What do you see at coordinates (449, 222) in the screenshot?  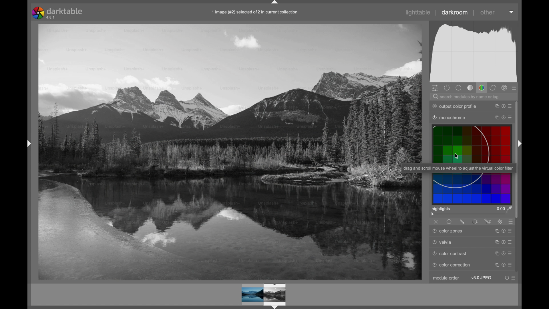 I see `uniformly` at bounding box center [449, 222].